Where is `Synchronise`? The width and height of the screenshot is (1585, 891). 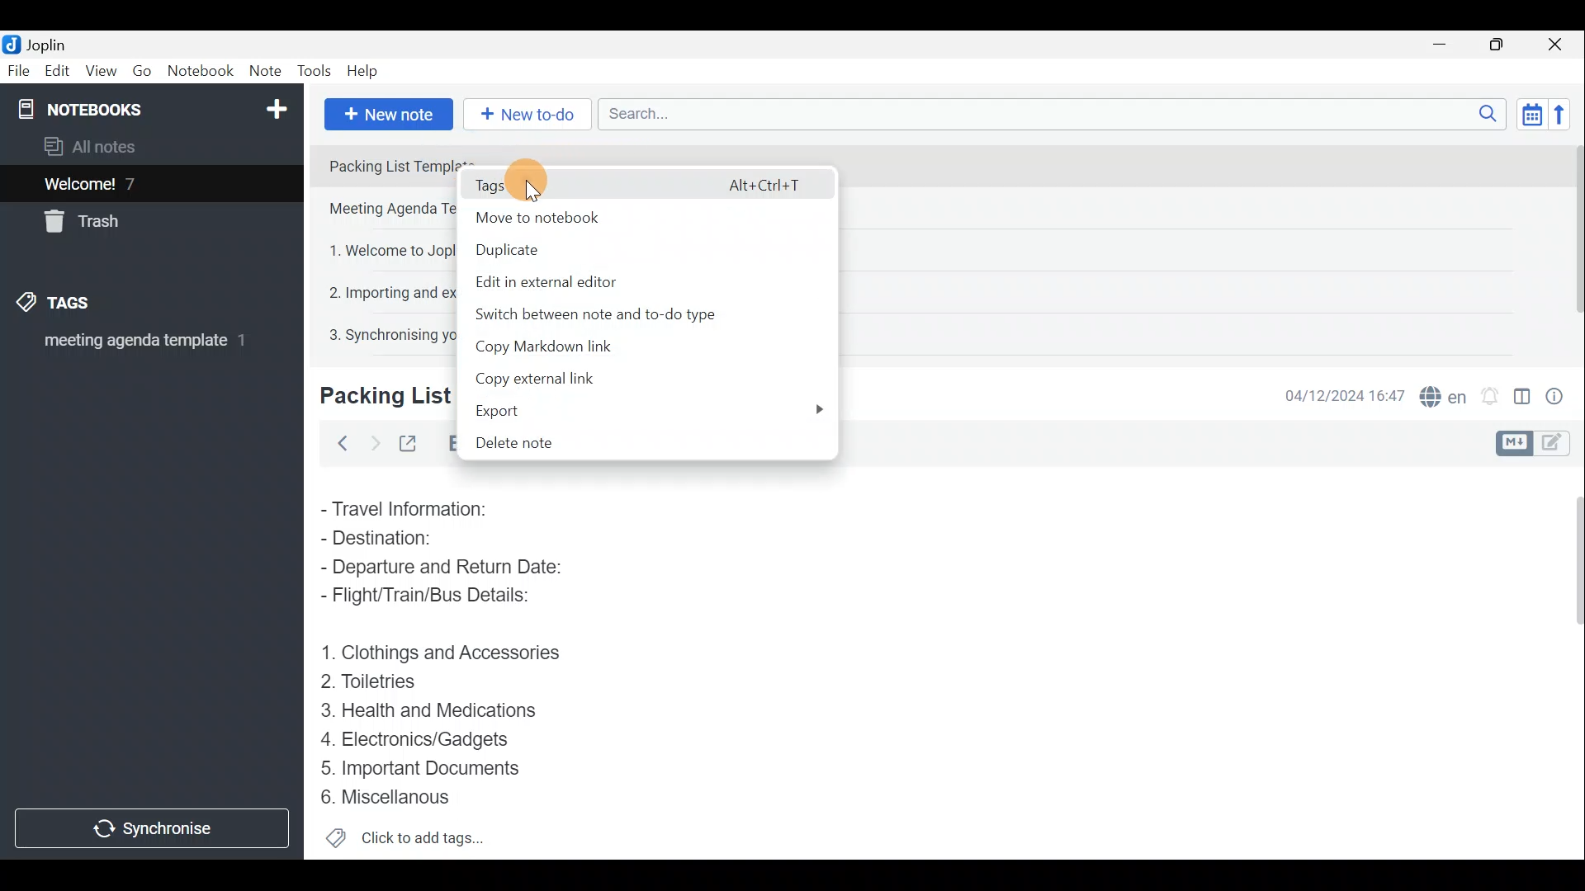 Synchronise is located at coordinates (154, 831).